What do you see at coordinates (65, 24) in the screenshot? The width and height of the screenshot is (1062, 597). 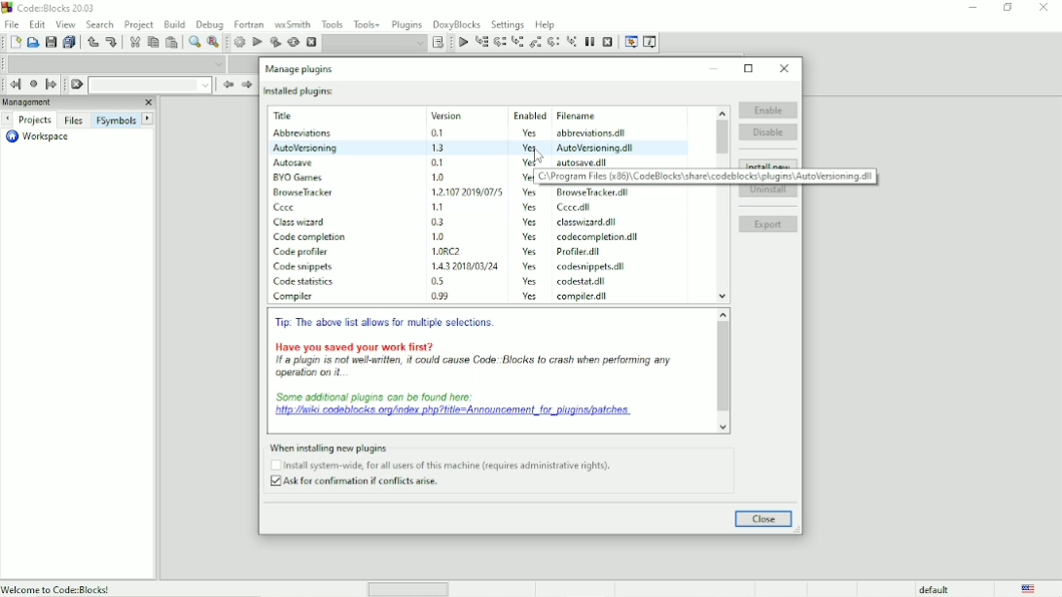 I see `View` at bounding box center [65, 24].